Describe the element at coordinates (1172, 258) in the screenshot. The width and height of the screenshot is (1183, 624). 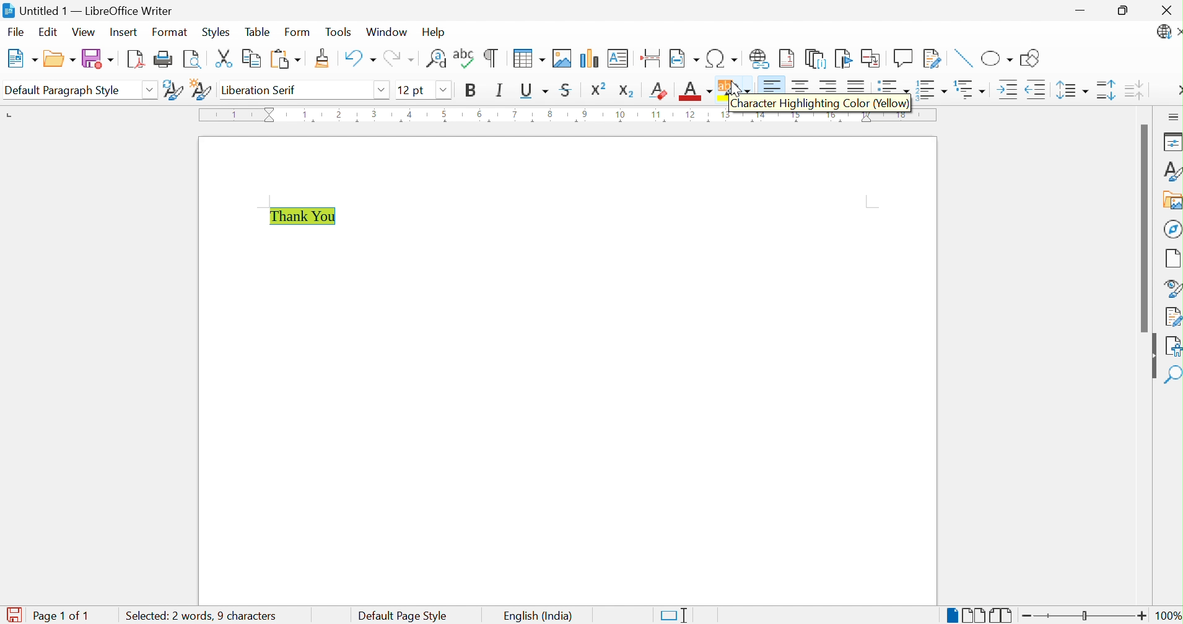
I see `Page` at that location.